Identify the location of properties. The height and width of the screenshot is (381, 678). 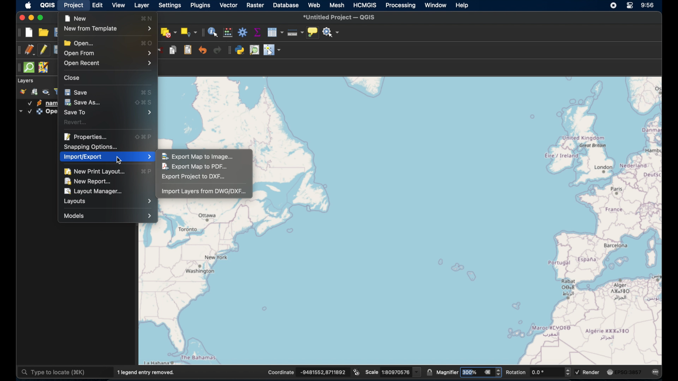
(85, 136).